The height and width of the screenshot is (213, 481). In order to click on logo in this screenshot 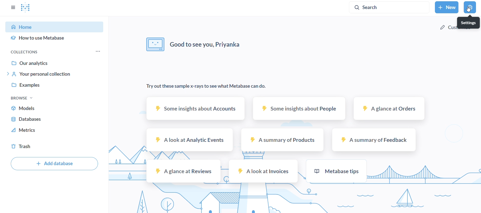, I will do `click(31, 9)`.